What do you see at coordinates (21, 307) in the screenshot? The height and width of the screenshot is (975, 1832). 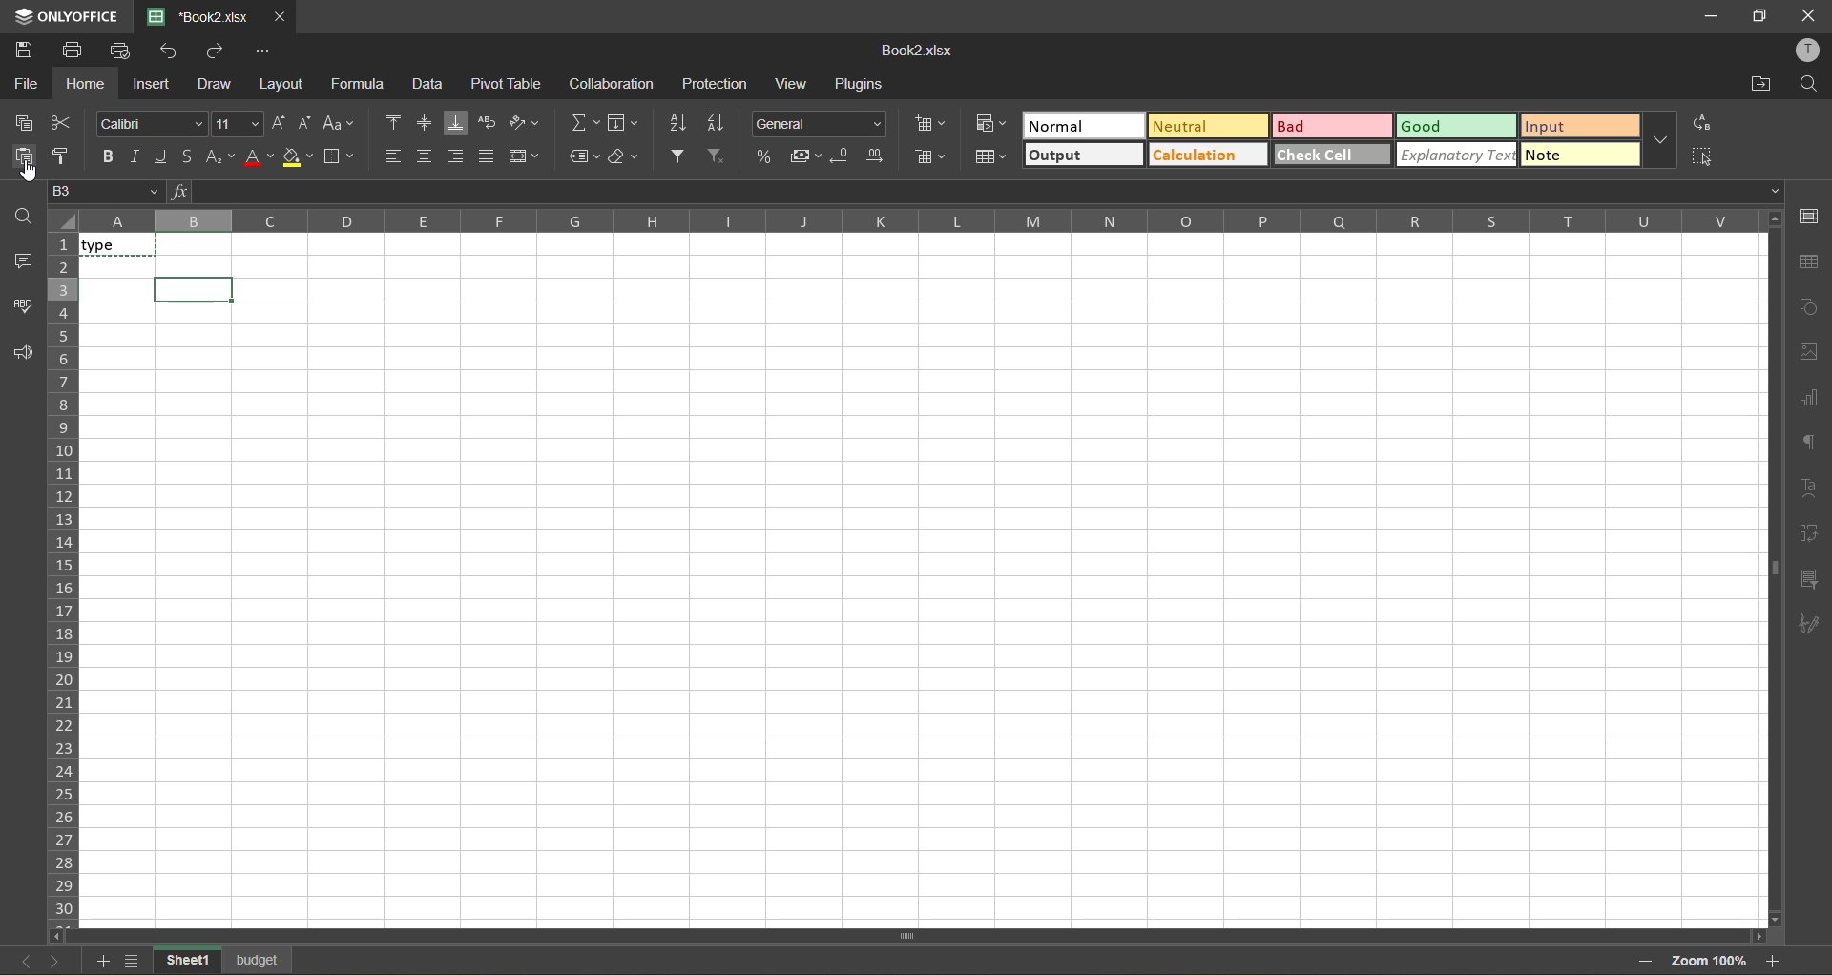 I see `spellcheck` at bounding box center [21, 307].